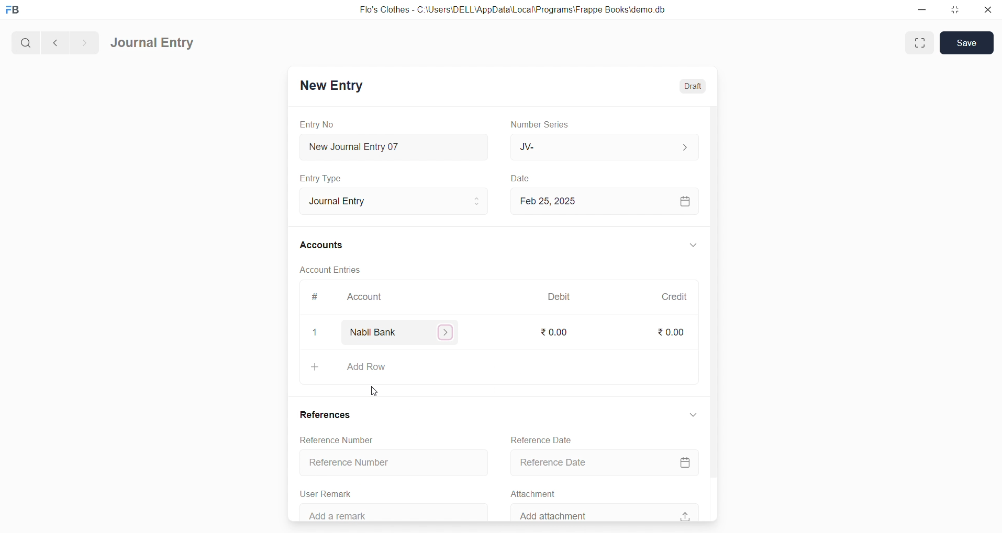  I want to click on search, so click(25, 41).